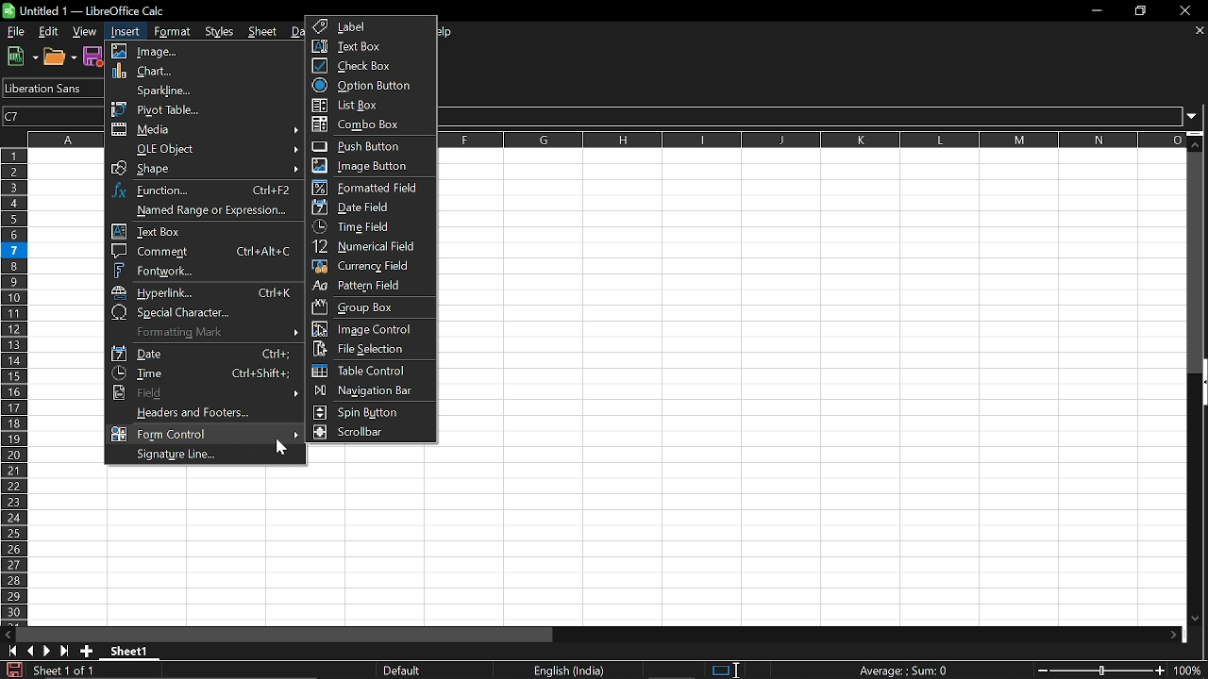 The height and width of the screenshot is (679, 1208). I want to click on date, so click(203, 354).